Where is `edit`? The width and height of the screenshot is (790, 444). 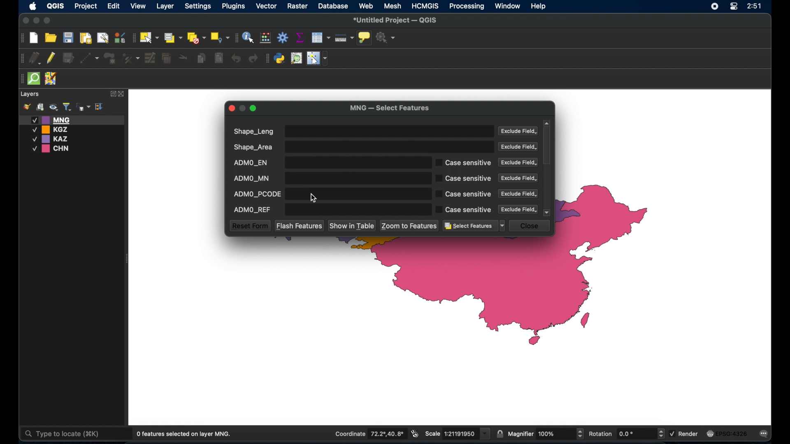
edit is located at coordinates (114, 7).